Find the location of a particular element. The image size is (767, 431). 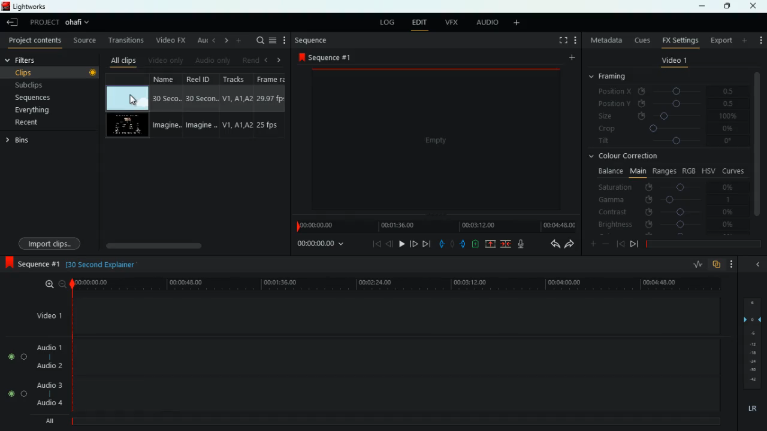

description is located at coordinates (102, 265).